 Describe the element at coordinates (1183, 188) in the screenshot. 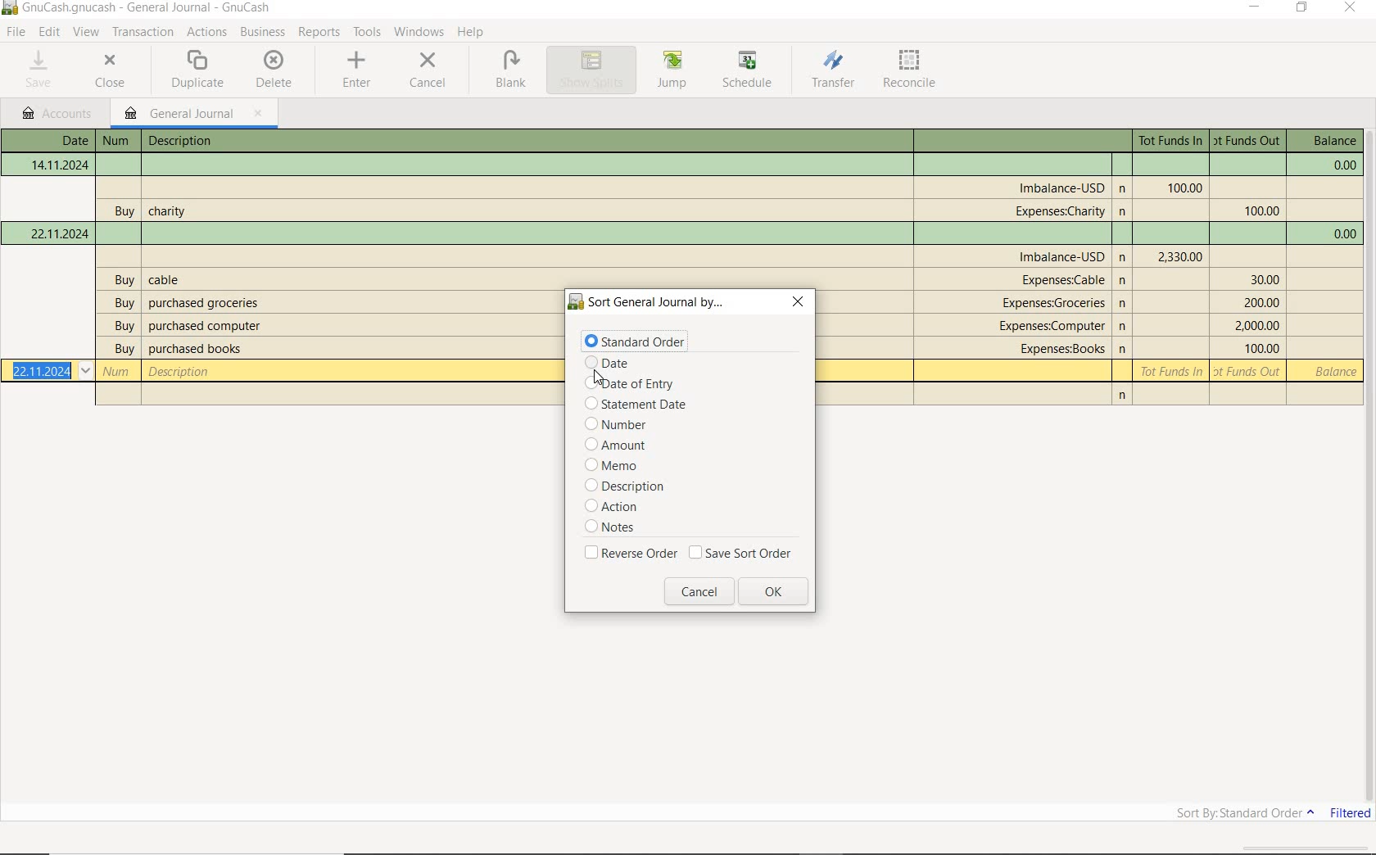

I see `Tot Funds In` at that location.